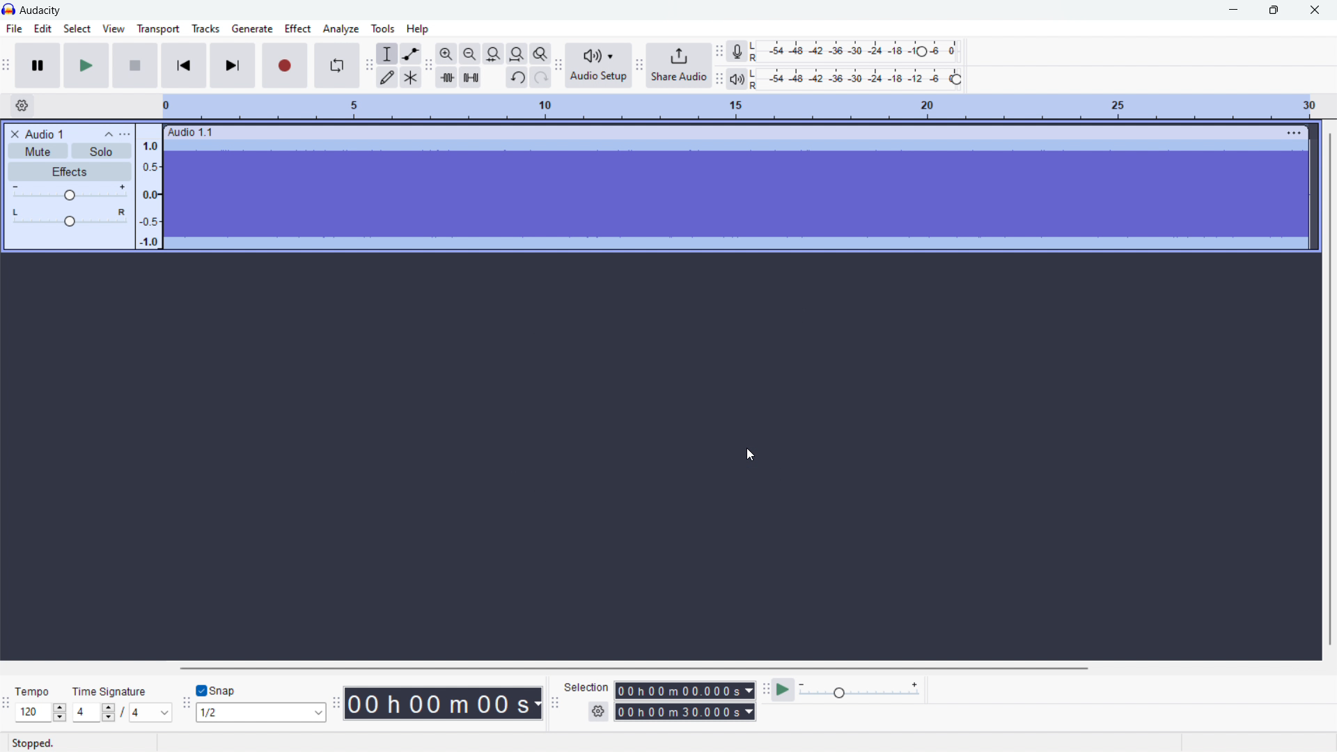 The image size is (1337, 752). I want to click on select, so click(77, 29).